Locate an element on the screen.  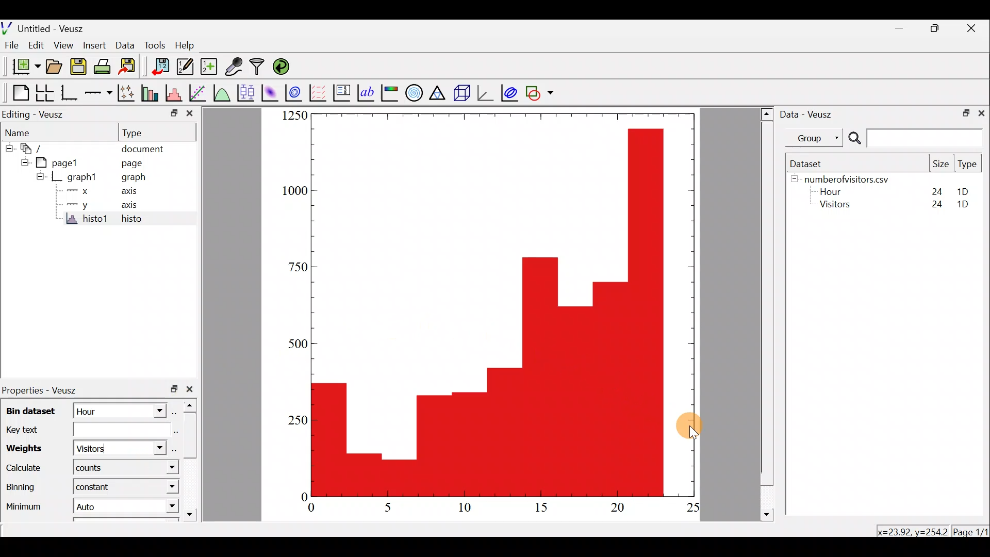
hide sub menu is located at coordinates (23, 162).